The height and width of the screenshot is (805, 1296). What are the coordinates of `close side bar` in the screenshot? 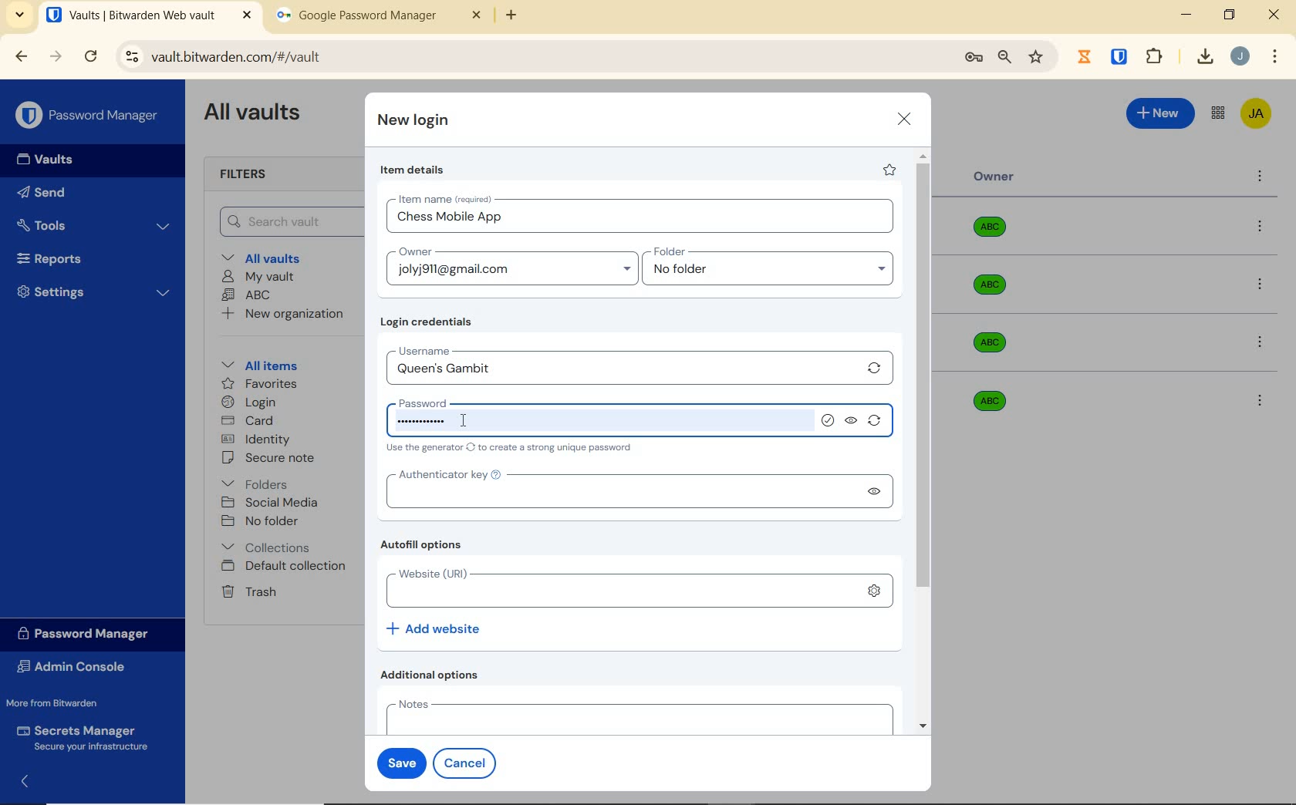 It's located at (33, 780).